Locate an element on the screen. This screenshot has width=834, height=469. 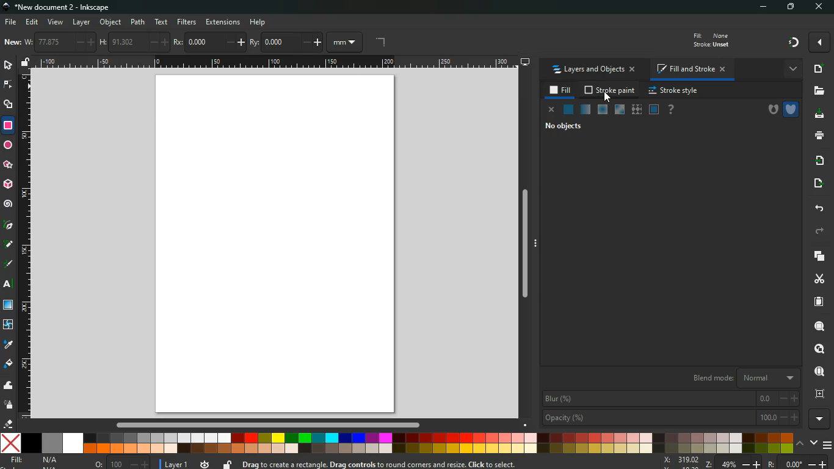
fill and stroke is located at coordinates (691, 68).